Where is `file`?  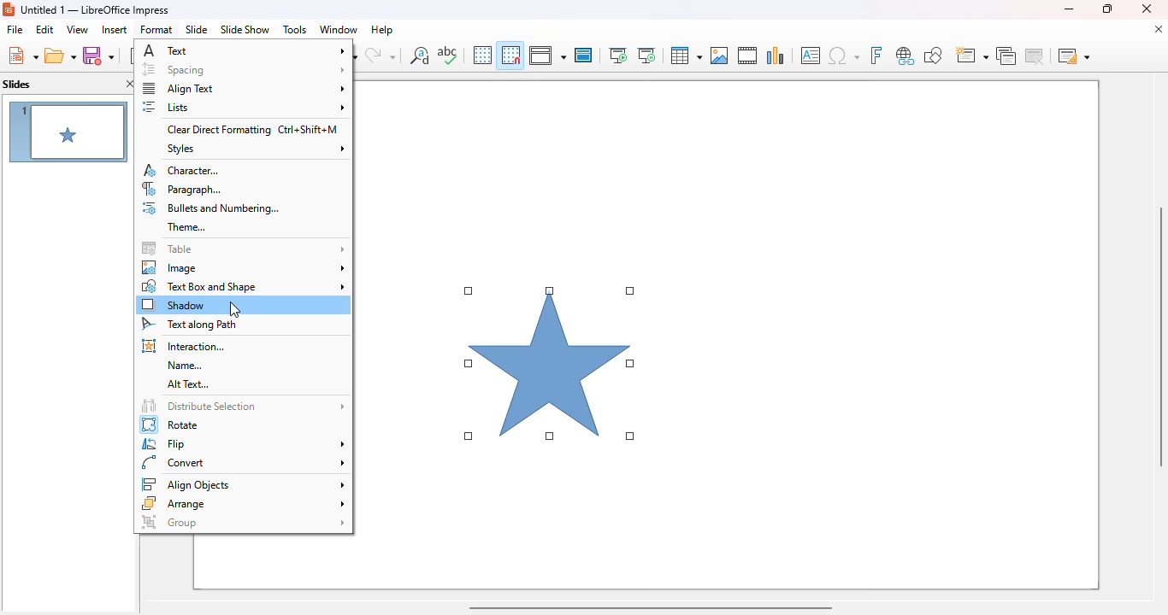 file is located at coordinates (15, 30).